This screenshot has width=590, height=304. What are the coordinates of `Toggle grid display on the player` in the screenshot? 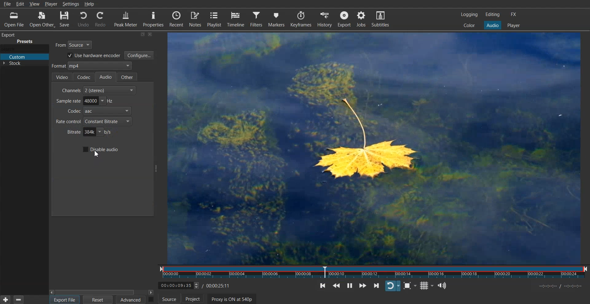 It's located at (427, 285).